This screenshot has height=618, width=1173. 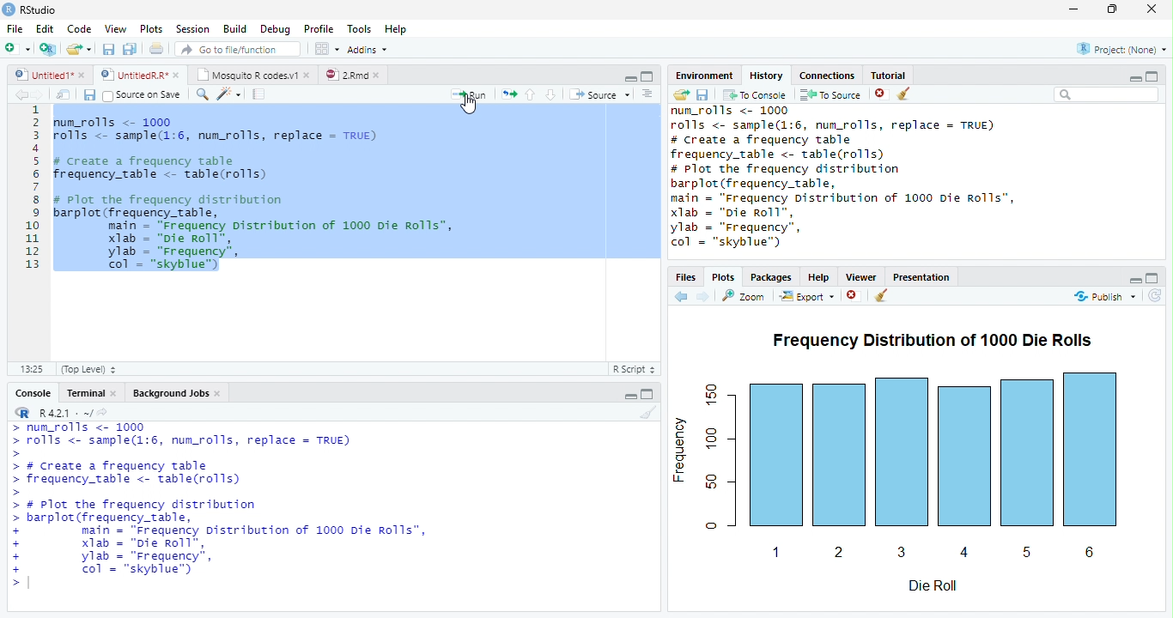 What do you see at coordinates (65, 94) in the screenshot?
I see `Show in new window` at bounding box center [65, 94].